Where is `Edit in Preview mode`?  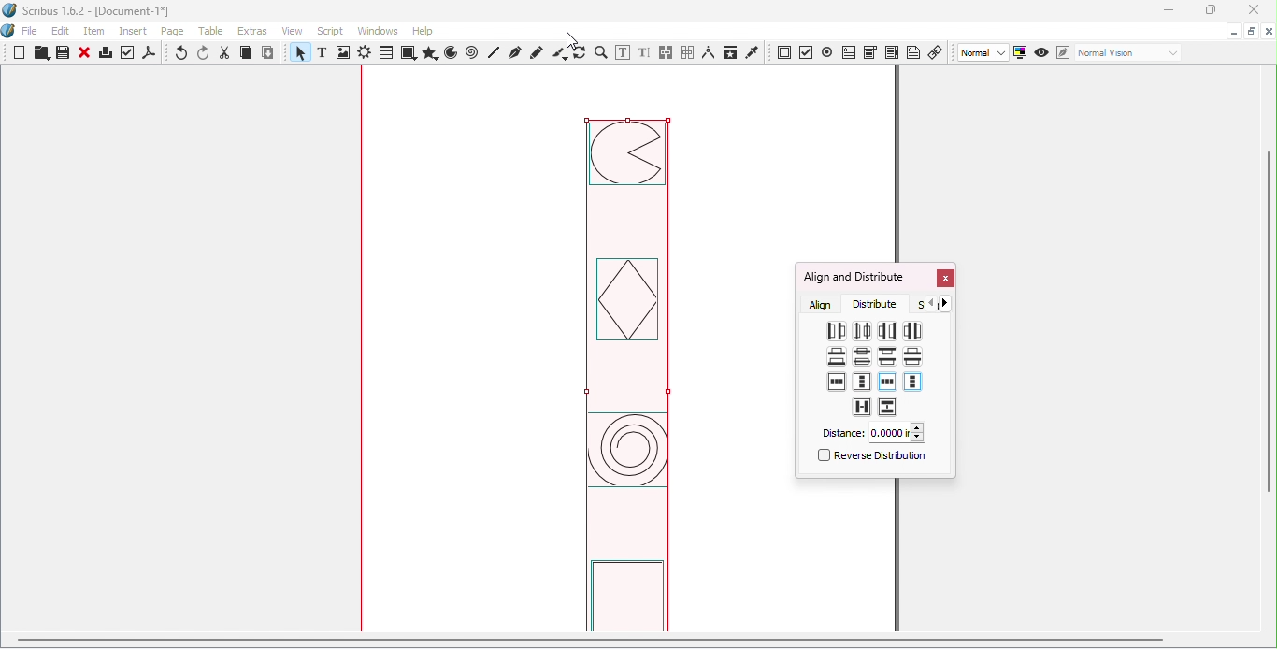 Edit in Preview mode is located at coordinates (1062, 51).